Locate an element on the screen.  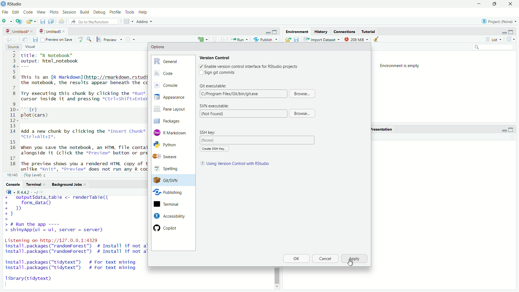
Toys is located at coordinates (129, 12).